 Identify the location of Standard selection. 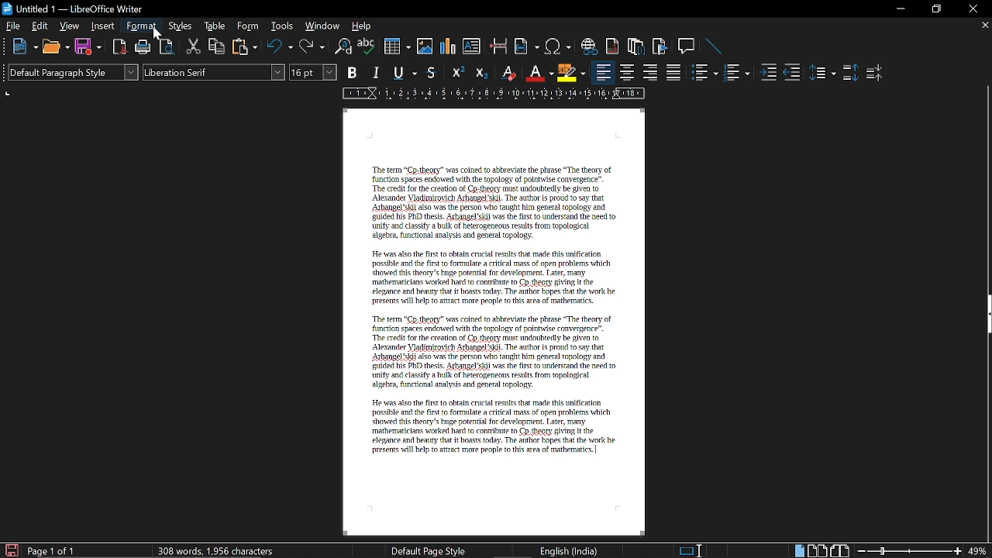
(692, 550).